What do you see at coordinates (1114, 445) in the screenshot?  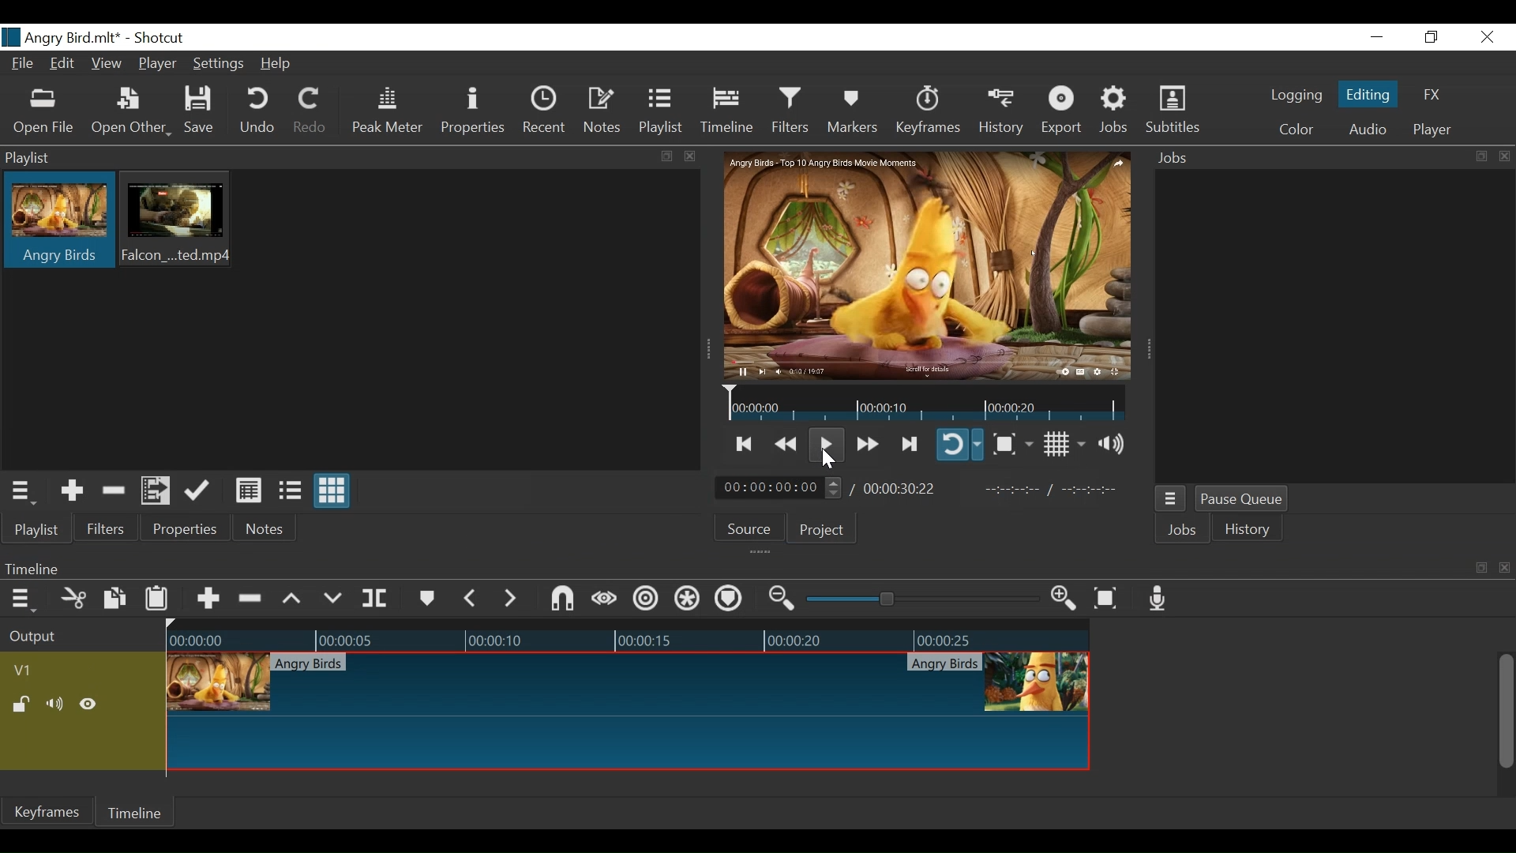 I see `Show volume control` at bounding box center [1114, 445].